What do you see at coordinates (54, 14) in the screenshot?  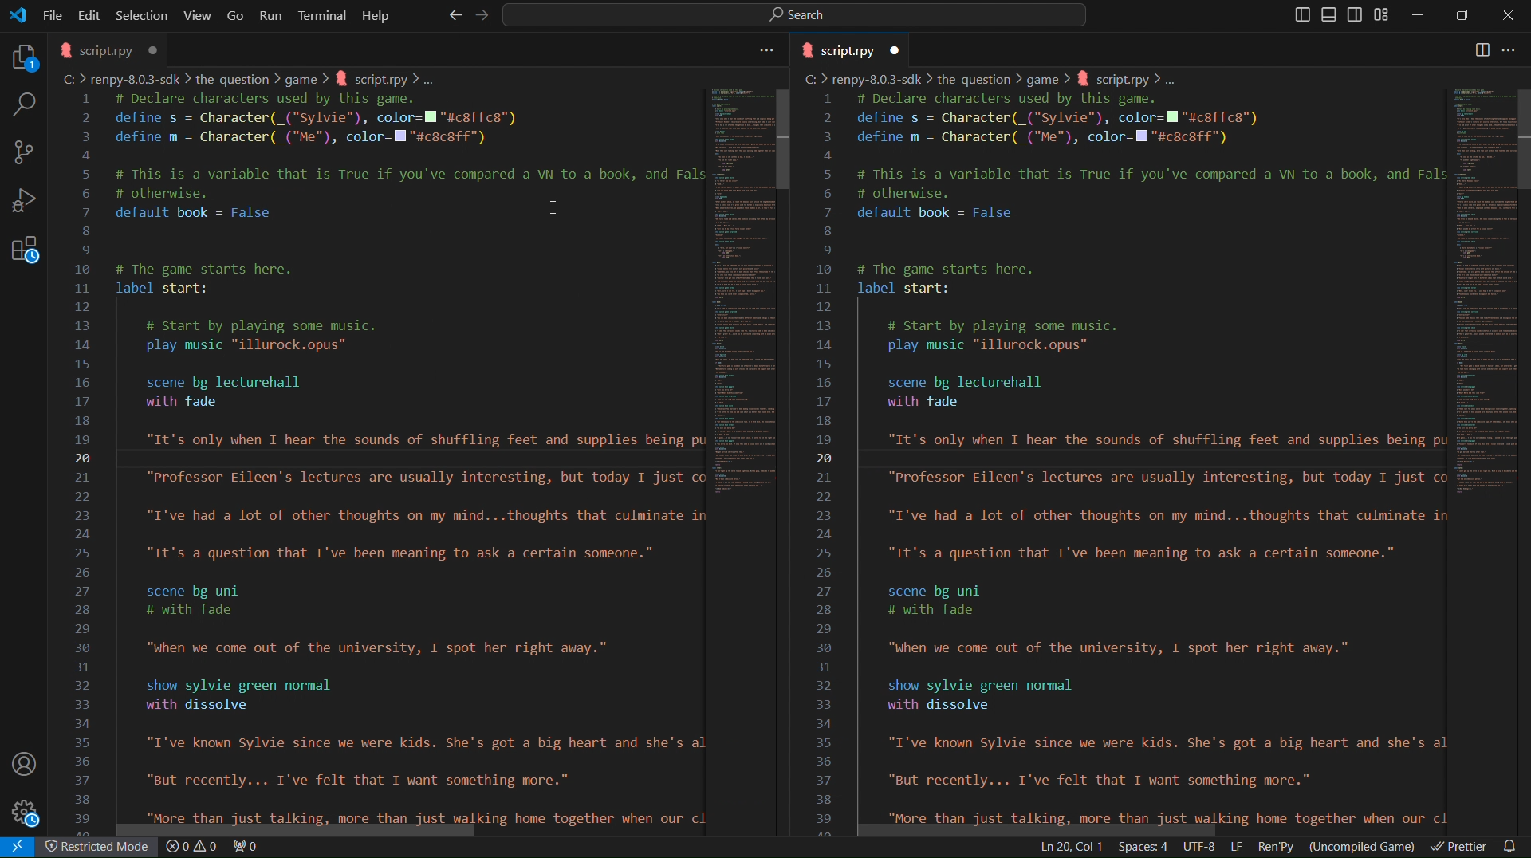 I see `File` at bounding box center [54, 14].